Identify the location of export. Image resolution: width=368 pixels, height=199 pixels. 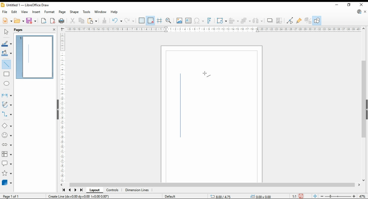
(44, 21).